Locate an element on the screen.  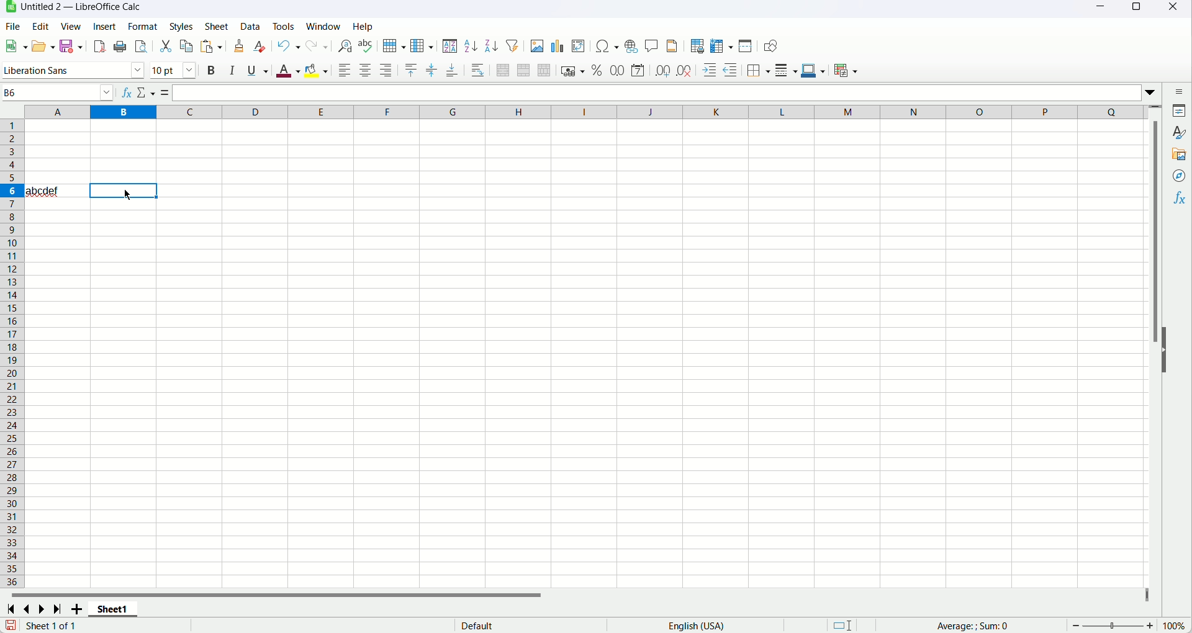
merge cells is located at coordinates (523, 70).